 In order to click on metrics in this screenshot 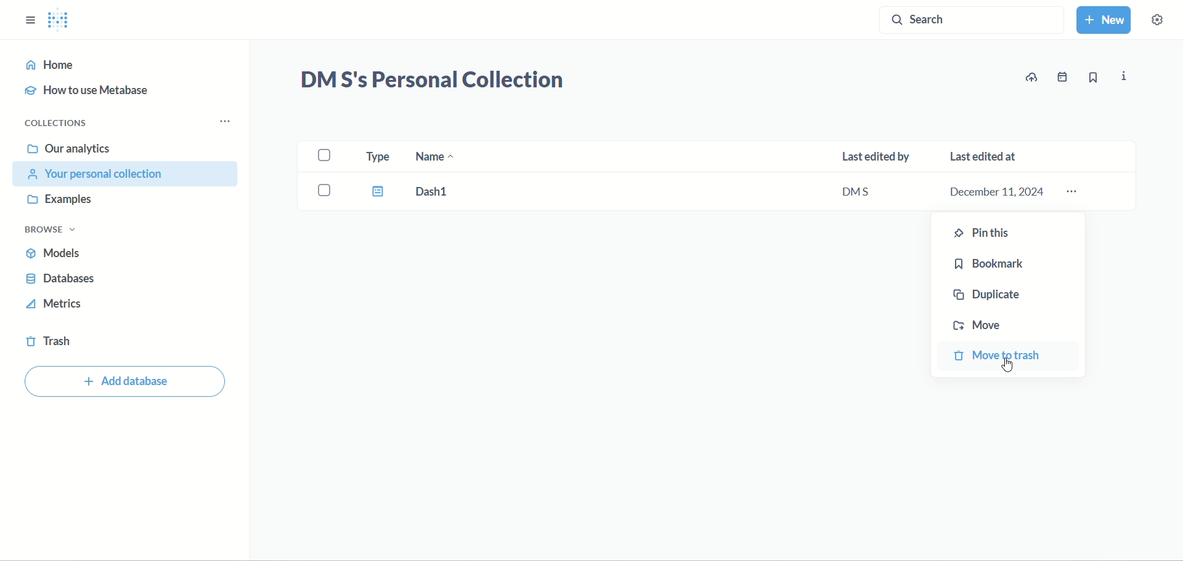, I will do `click(56, 306)`.